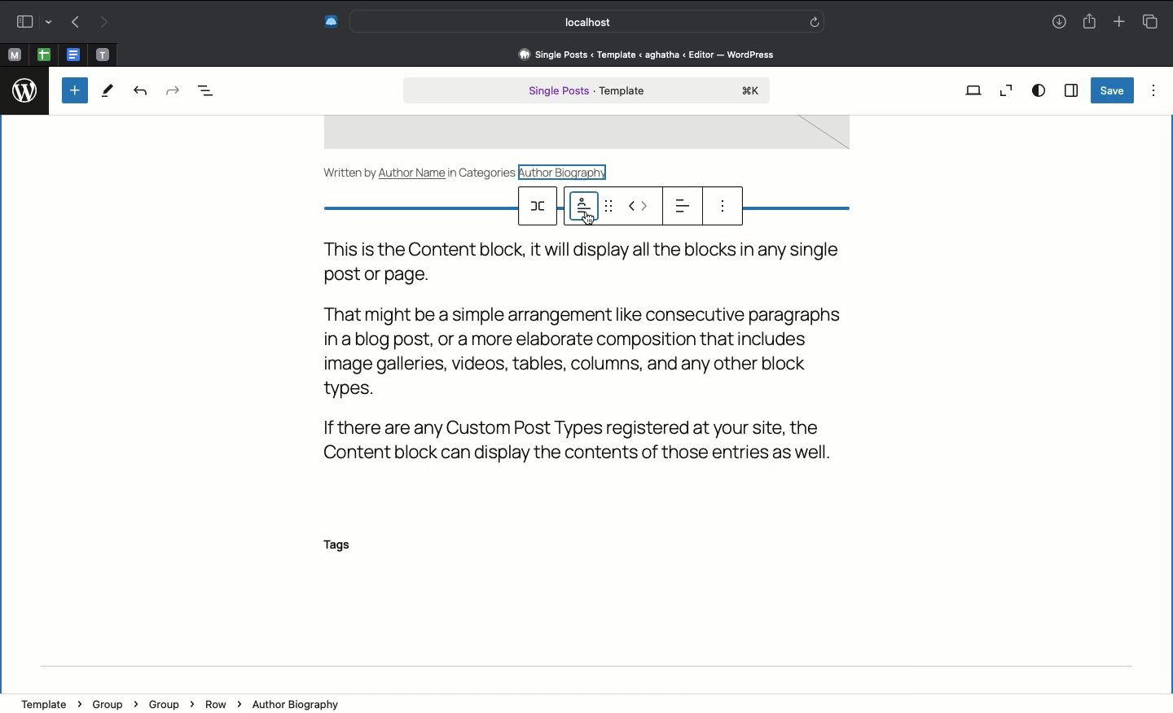  What do you see at coordinates (329, 21) in the screenshot?
I see `Extensions` at bounding box center [329, 21].